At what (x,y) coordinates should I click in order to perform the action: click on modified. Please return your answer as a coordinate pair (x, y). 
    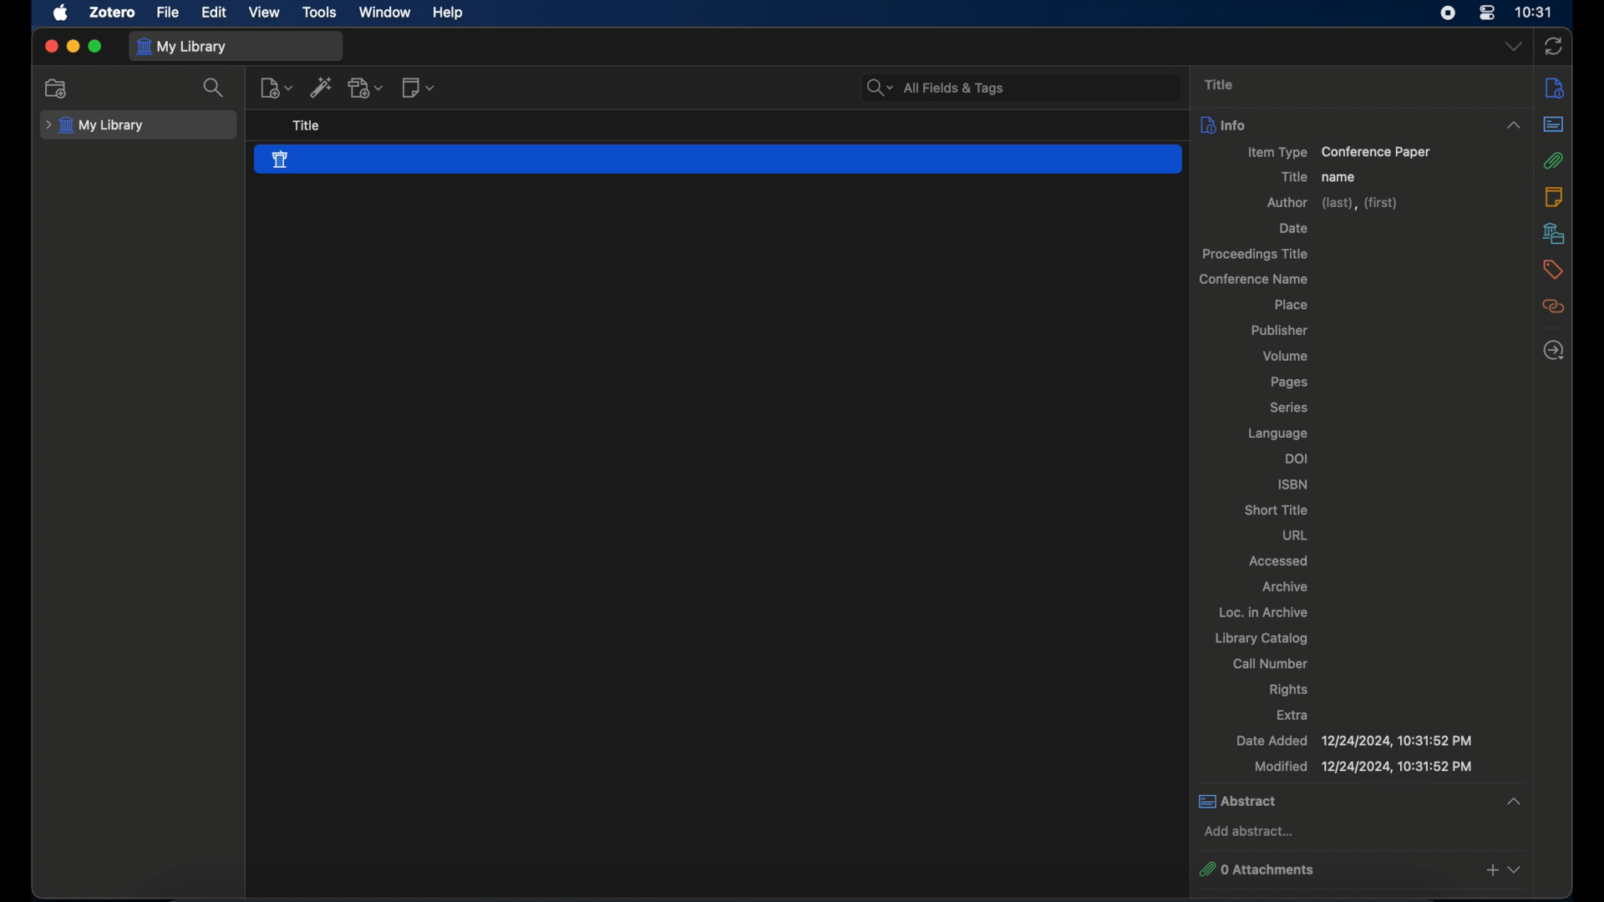
    Looking at the image, I should click on (1365, 767).